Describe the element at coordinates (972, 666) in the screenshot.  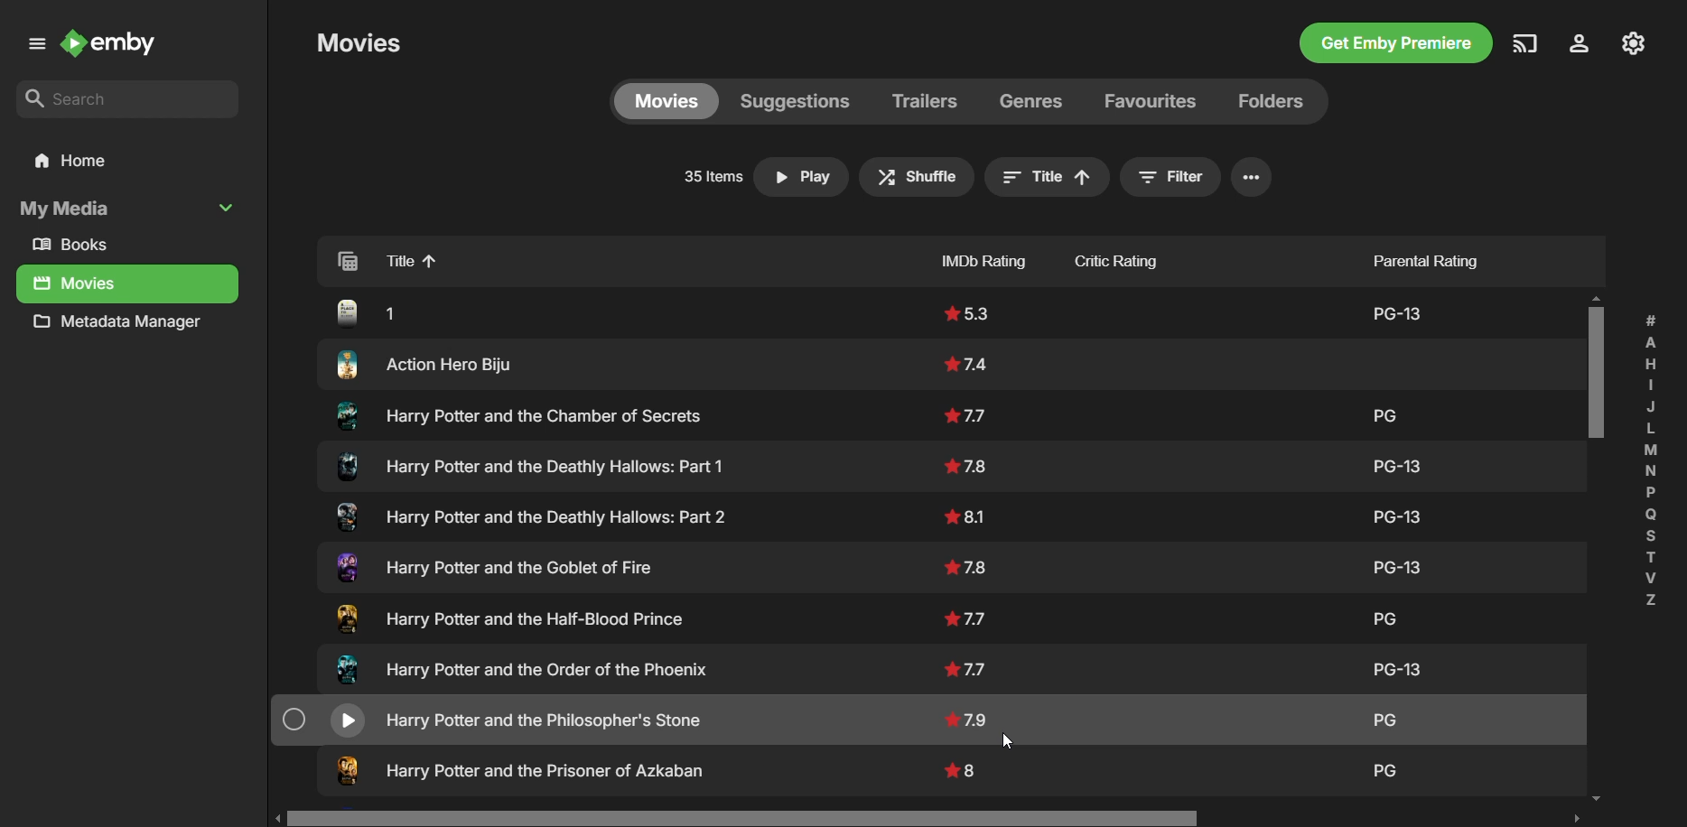
I see `` at that location.